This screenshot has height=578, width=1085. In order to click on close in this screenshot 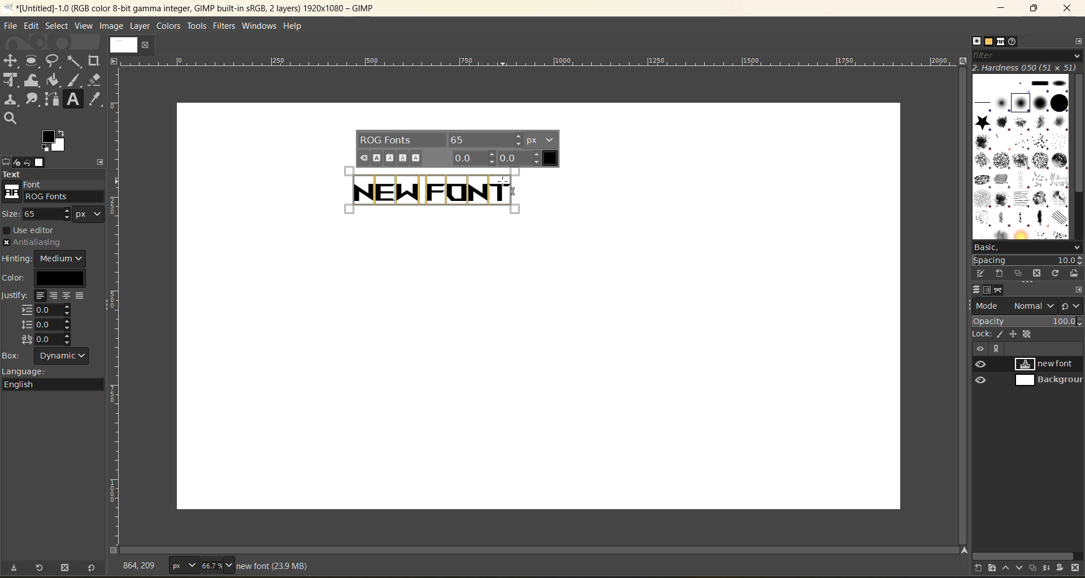, I will do `click(1069, 8)`.